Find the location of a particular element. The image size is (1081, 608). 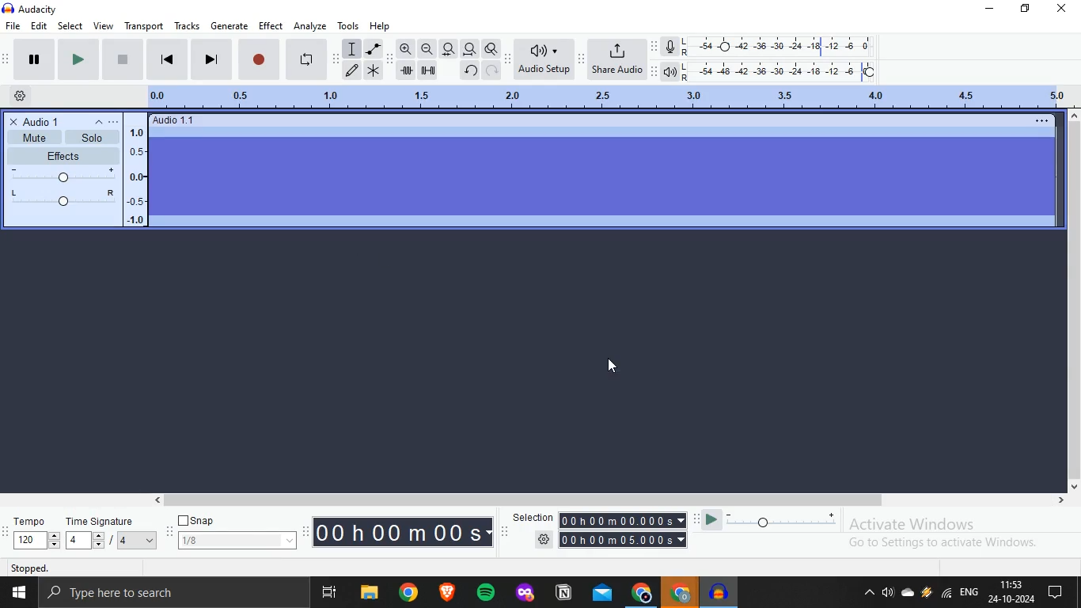

Notion is located at coordinates (563, 596).